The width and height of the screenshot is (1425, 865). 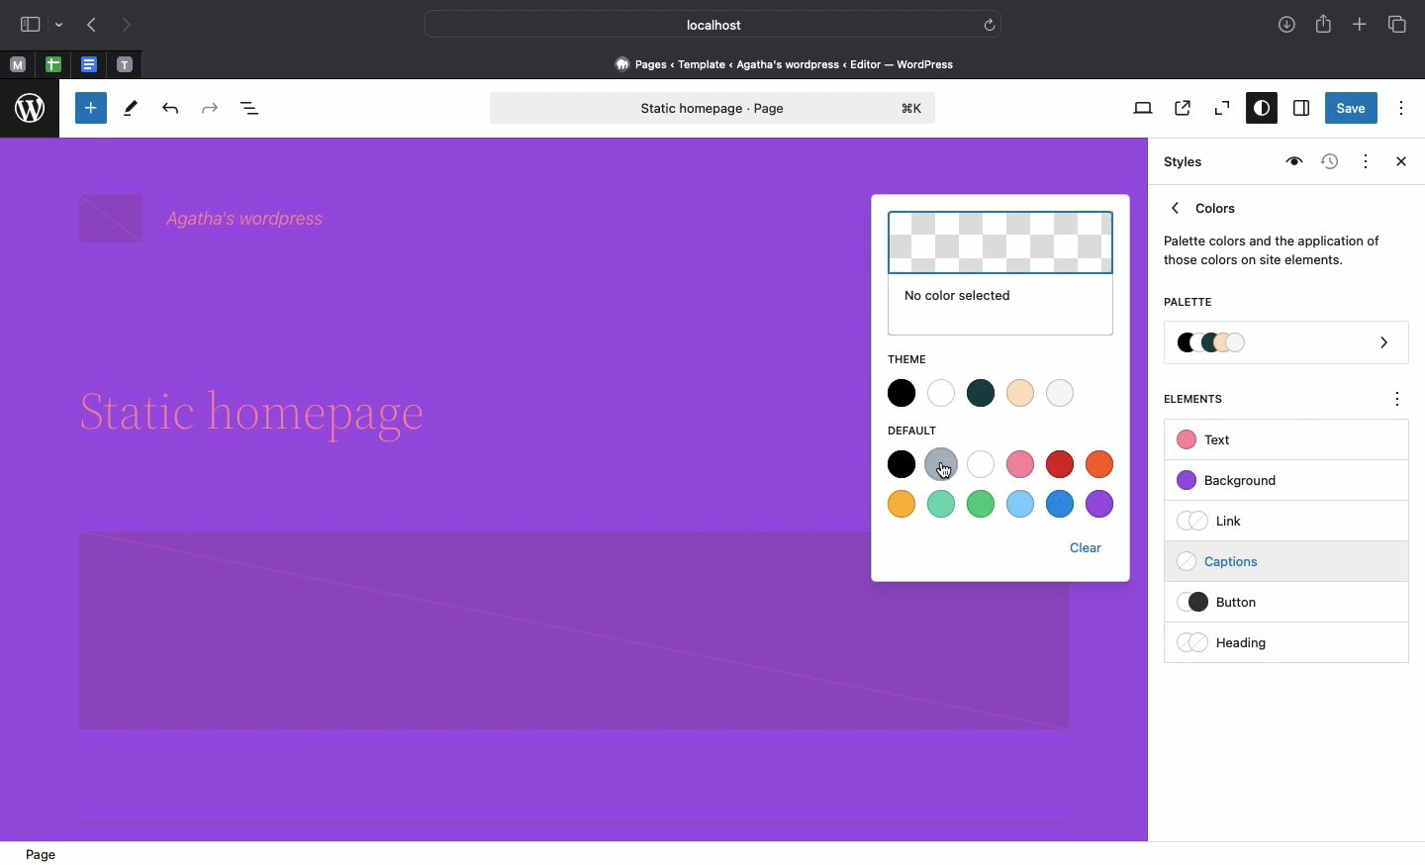 What do you see at coordinates (1362, 27) in the screenshot?
I see `Add new tab` at bounding box center [1362, 27].